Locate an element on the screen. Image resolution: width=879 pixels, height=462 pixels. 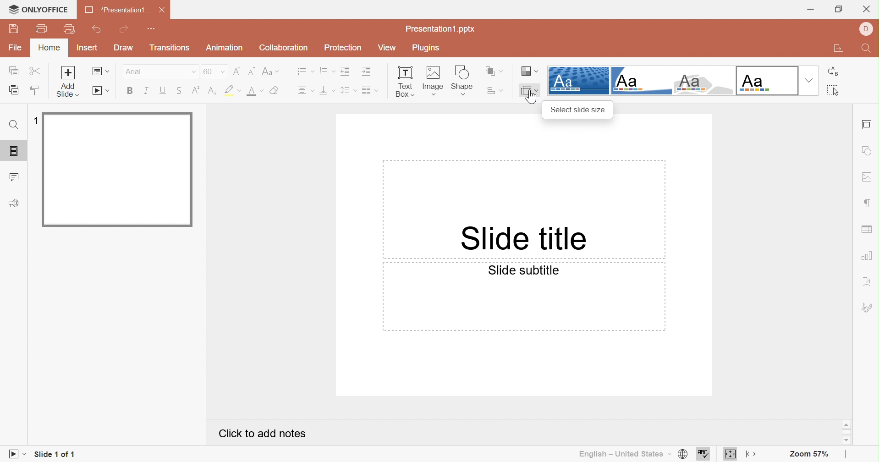
Restore down is located at coordinates (840, 10).